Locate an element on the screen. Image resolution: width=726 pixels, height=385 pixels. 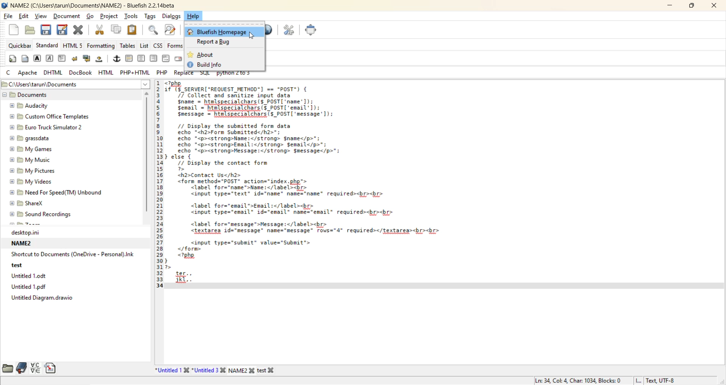
dhtml is located at coordinates (54, 71).